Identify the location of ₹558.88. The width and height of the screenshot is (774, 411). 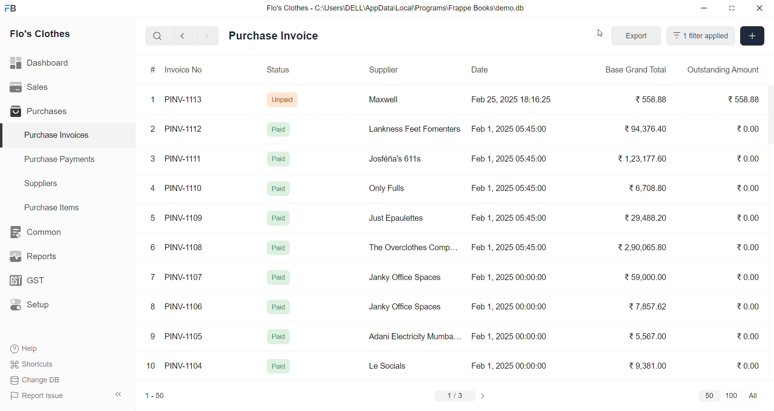
(745, 99).